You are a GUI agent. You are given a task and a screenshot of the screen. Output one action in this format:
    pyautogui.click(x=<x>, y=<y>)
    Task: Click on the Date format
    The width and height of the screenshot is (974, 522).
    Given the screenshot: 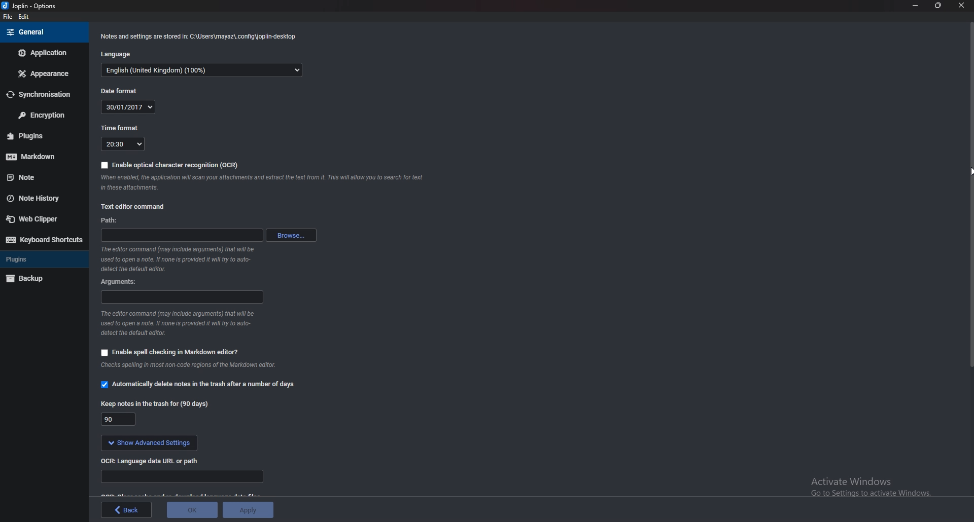 What is the action you would take?
    pyautogui.click(x=128, y=107)
    